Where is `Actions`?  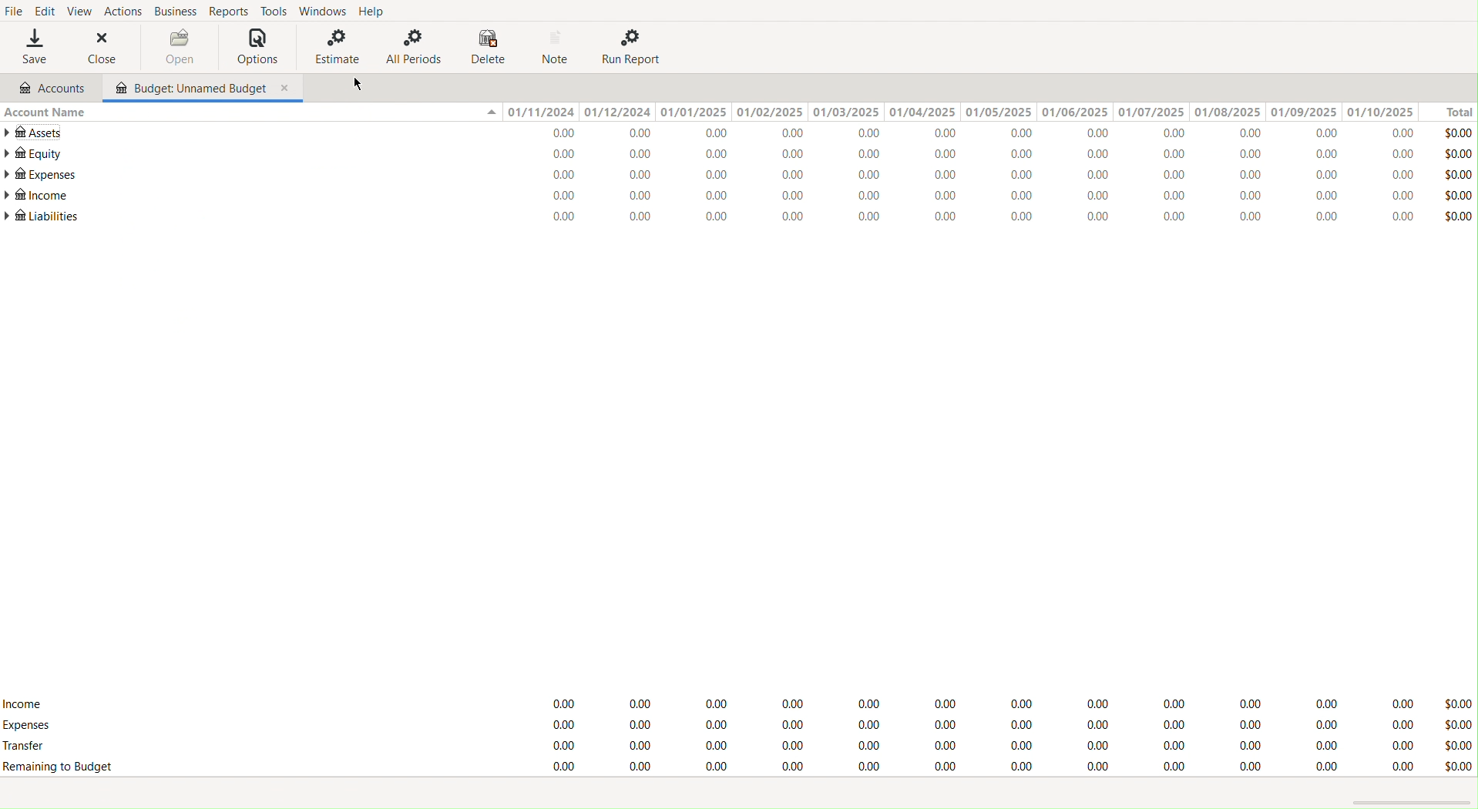
Actions is located at coordinates (122, 12).